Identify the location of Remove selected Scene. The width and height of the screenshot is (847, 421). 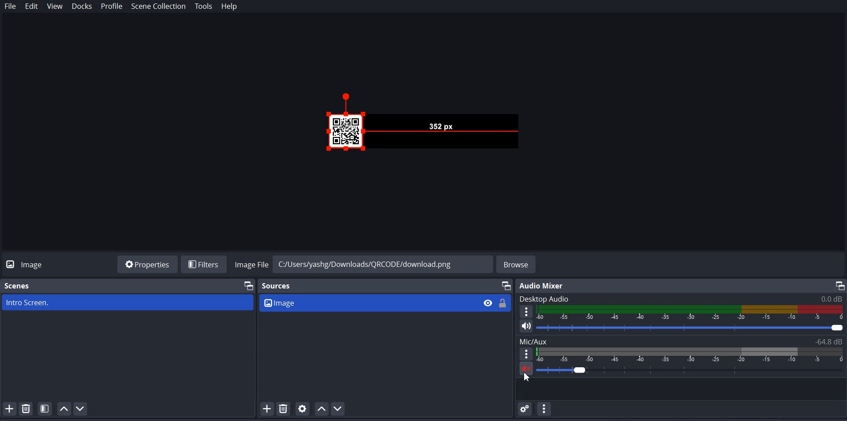
(26, 408).